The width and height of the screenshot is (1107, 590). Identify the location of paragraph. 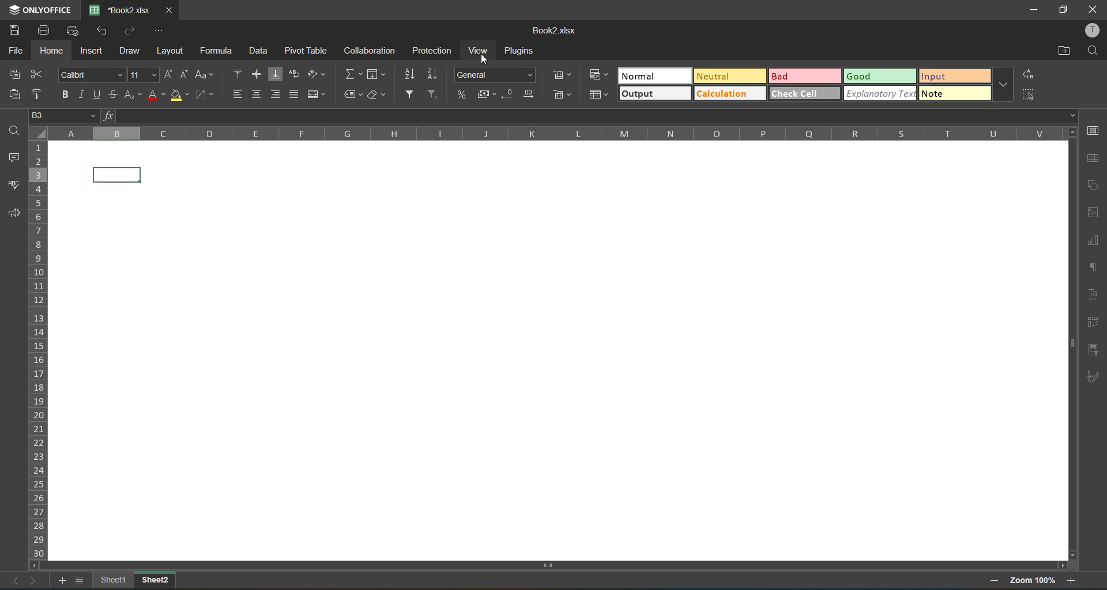
(1094, 266).